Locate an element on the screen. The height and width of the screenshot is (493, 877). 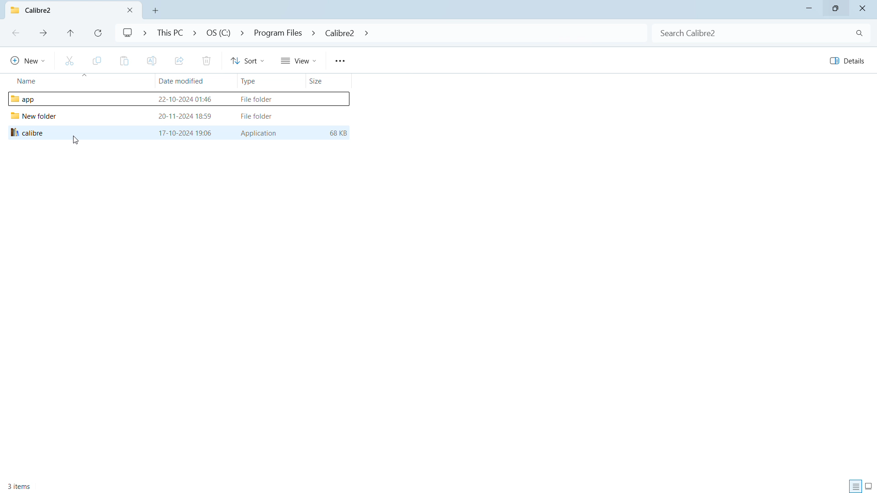
sort is located at coordinates (247, 61).